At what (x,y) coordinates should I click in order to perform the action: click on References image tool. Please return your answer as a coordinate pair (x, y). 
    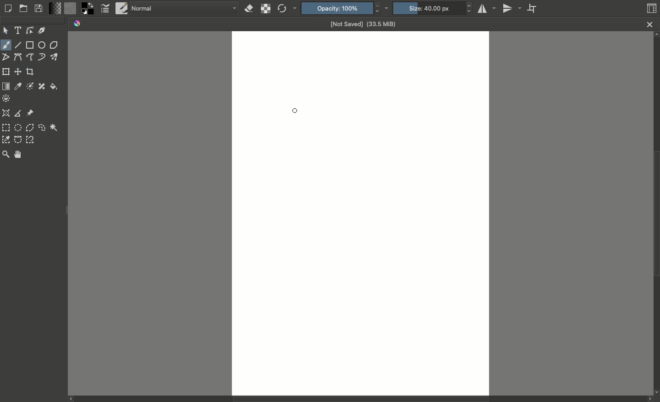
    Looking at the image, I should click on (31, 113).